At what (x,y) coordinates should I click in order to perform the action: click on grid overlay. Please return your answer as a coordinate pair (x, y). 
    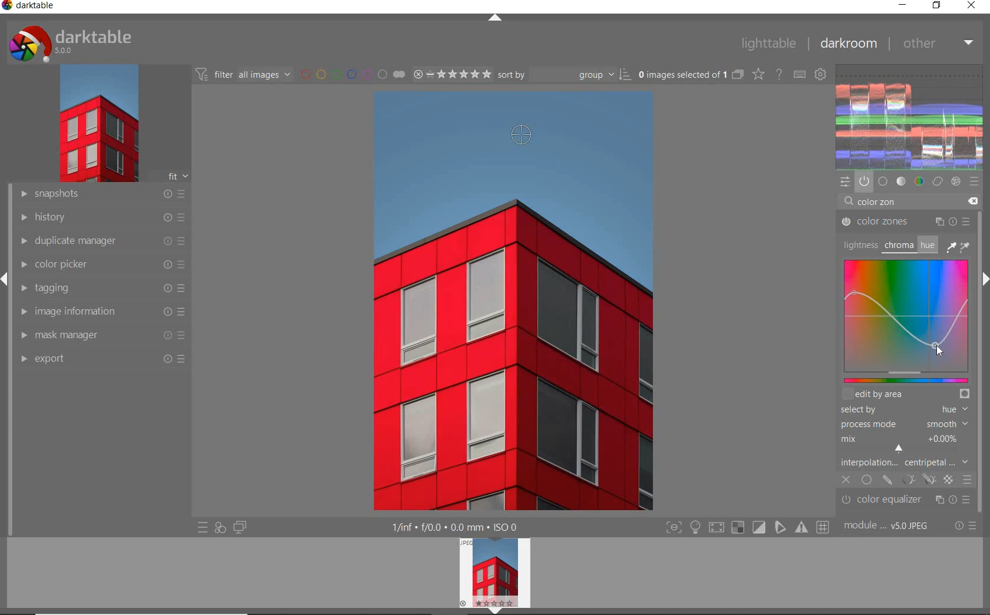
    Looking at the image, I should click on (823, 526).